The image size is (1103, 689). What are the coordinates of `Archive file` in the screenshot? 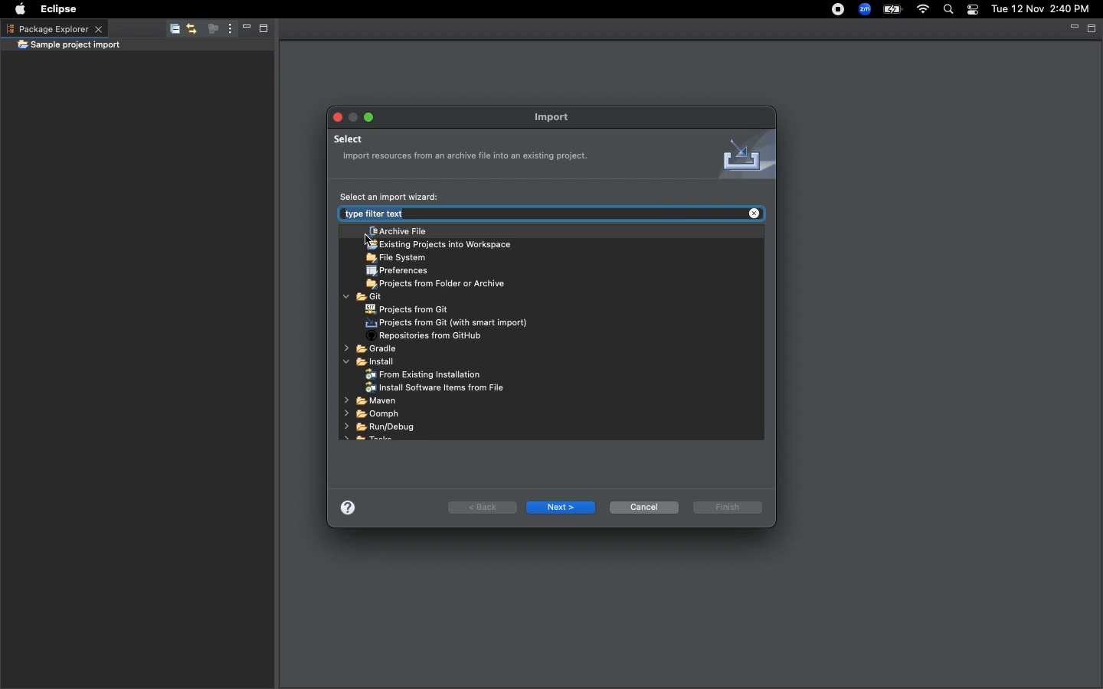 It's located at (398, 232).